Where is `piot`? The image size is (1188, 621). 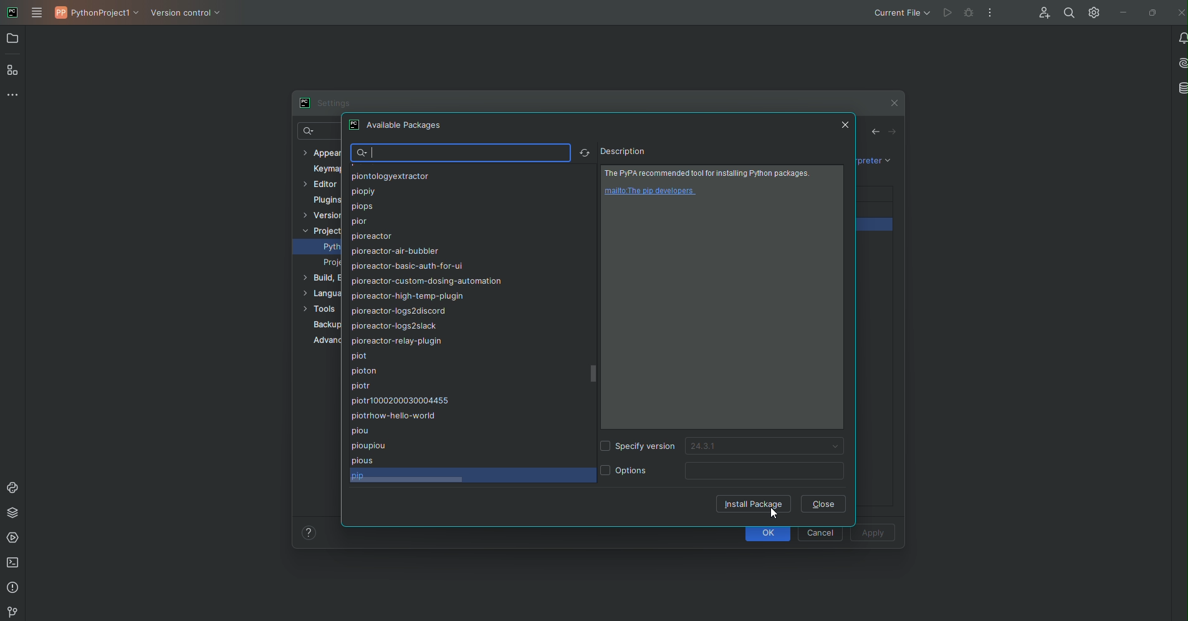 piot is located at coordinates (363, 356).